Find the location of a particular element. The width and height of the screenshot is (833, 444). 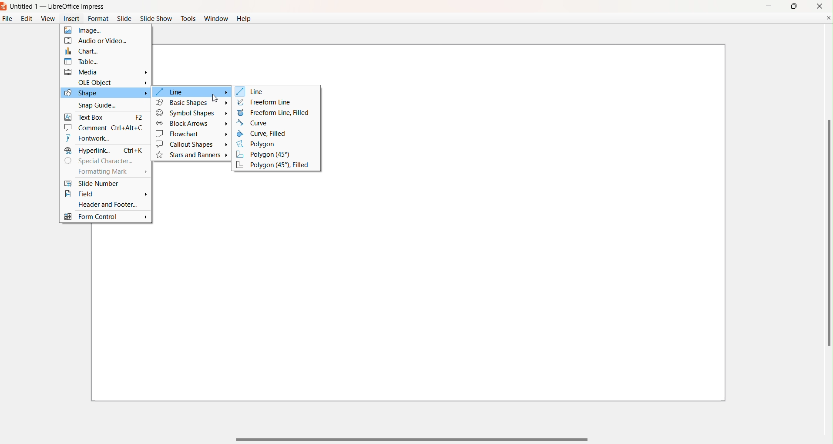

Polygon is located at coordinates (262, 145).